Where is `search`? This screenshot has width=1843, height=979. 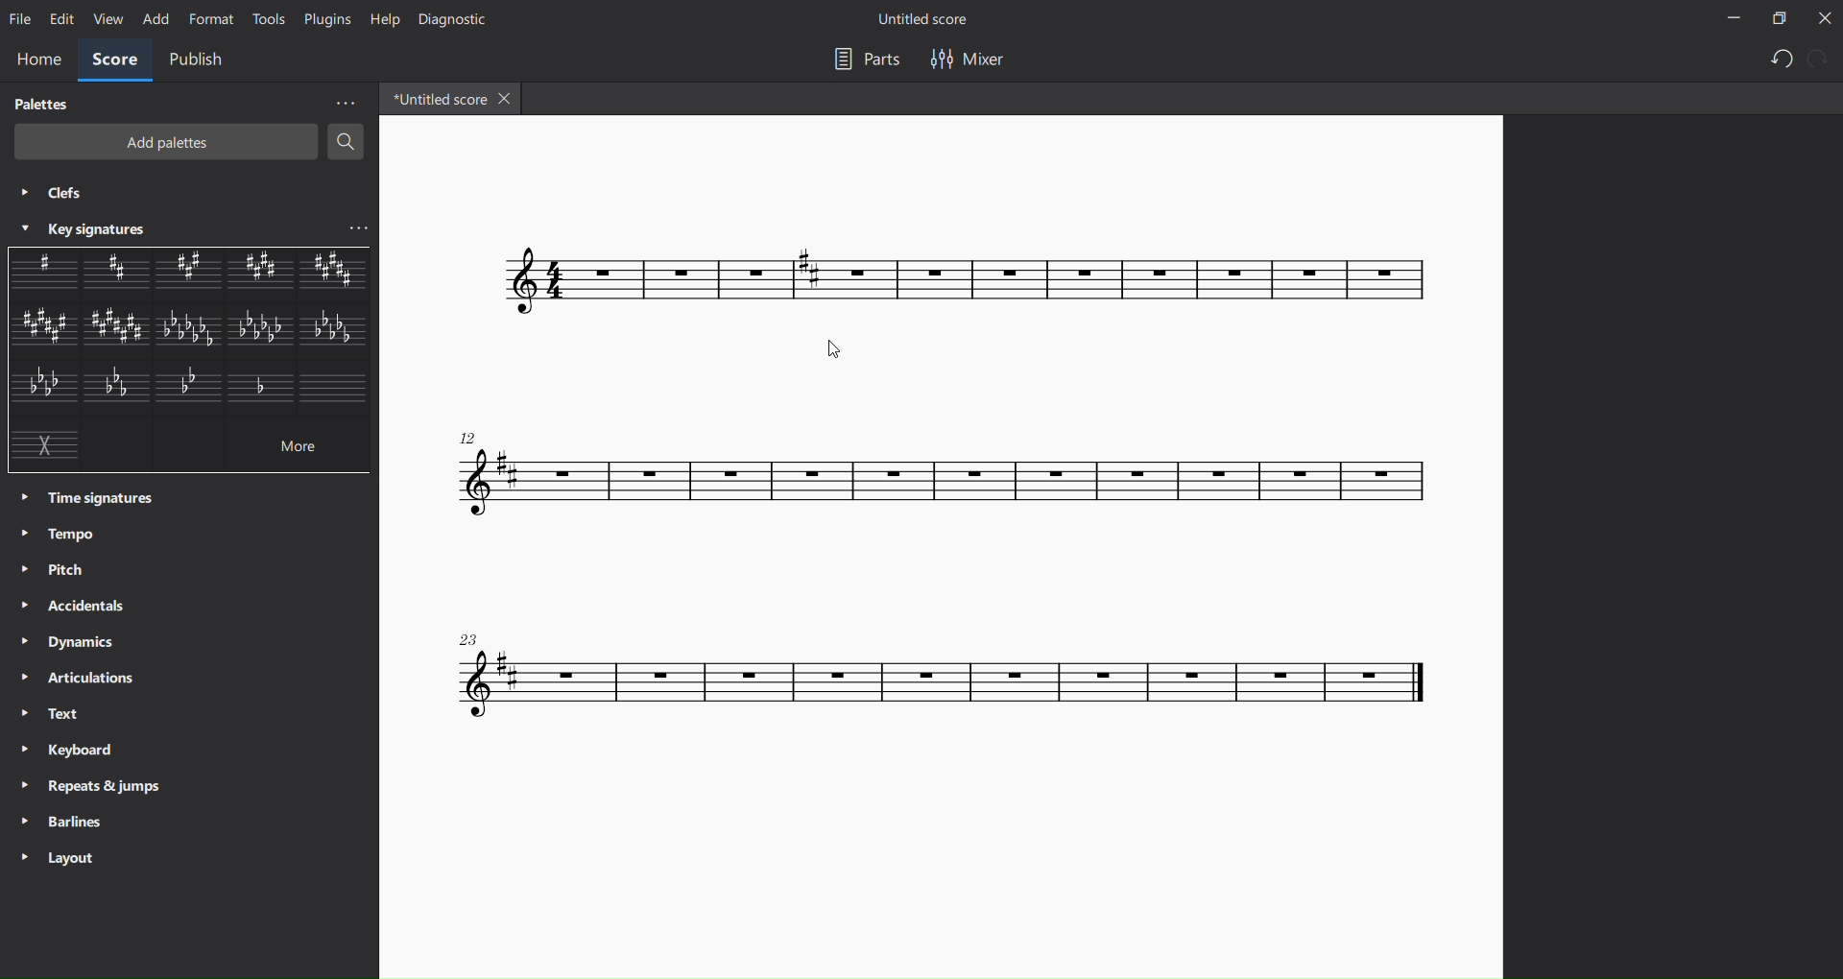 search is located at coordinates (345, 140).